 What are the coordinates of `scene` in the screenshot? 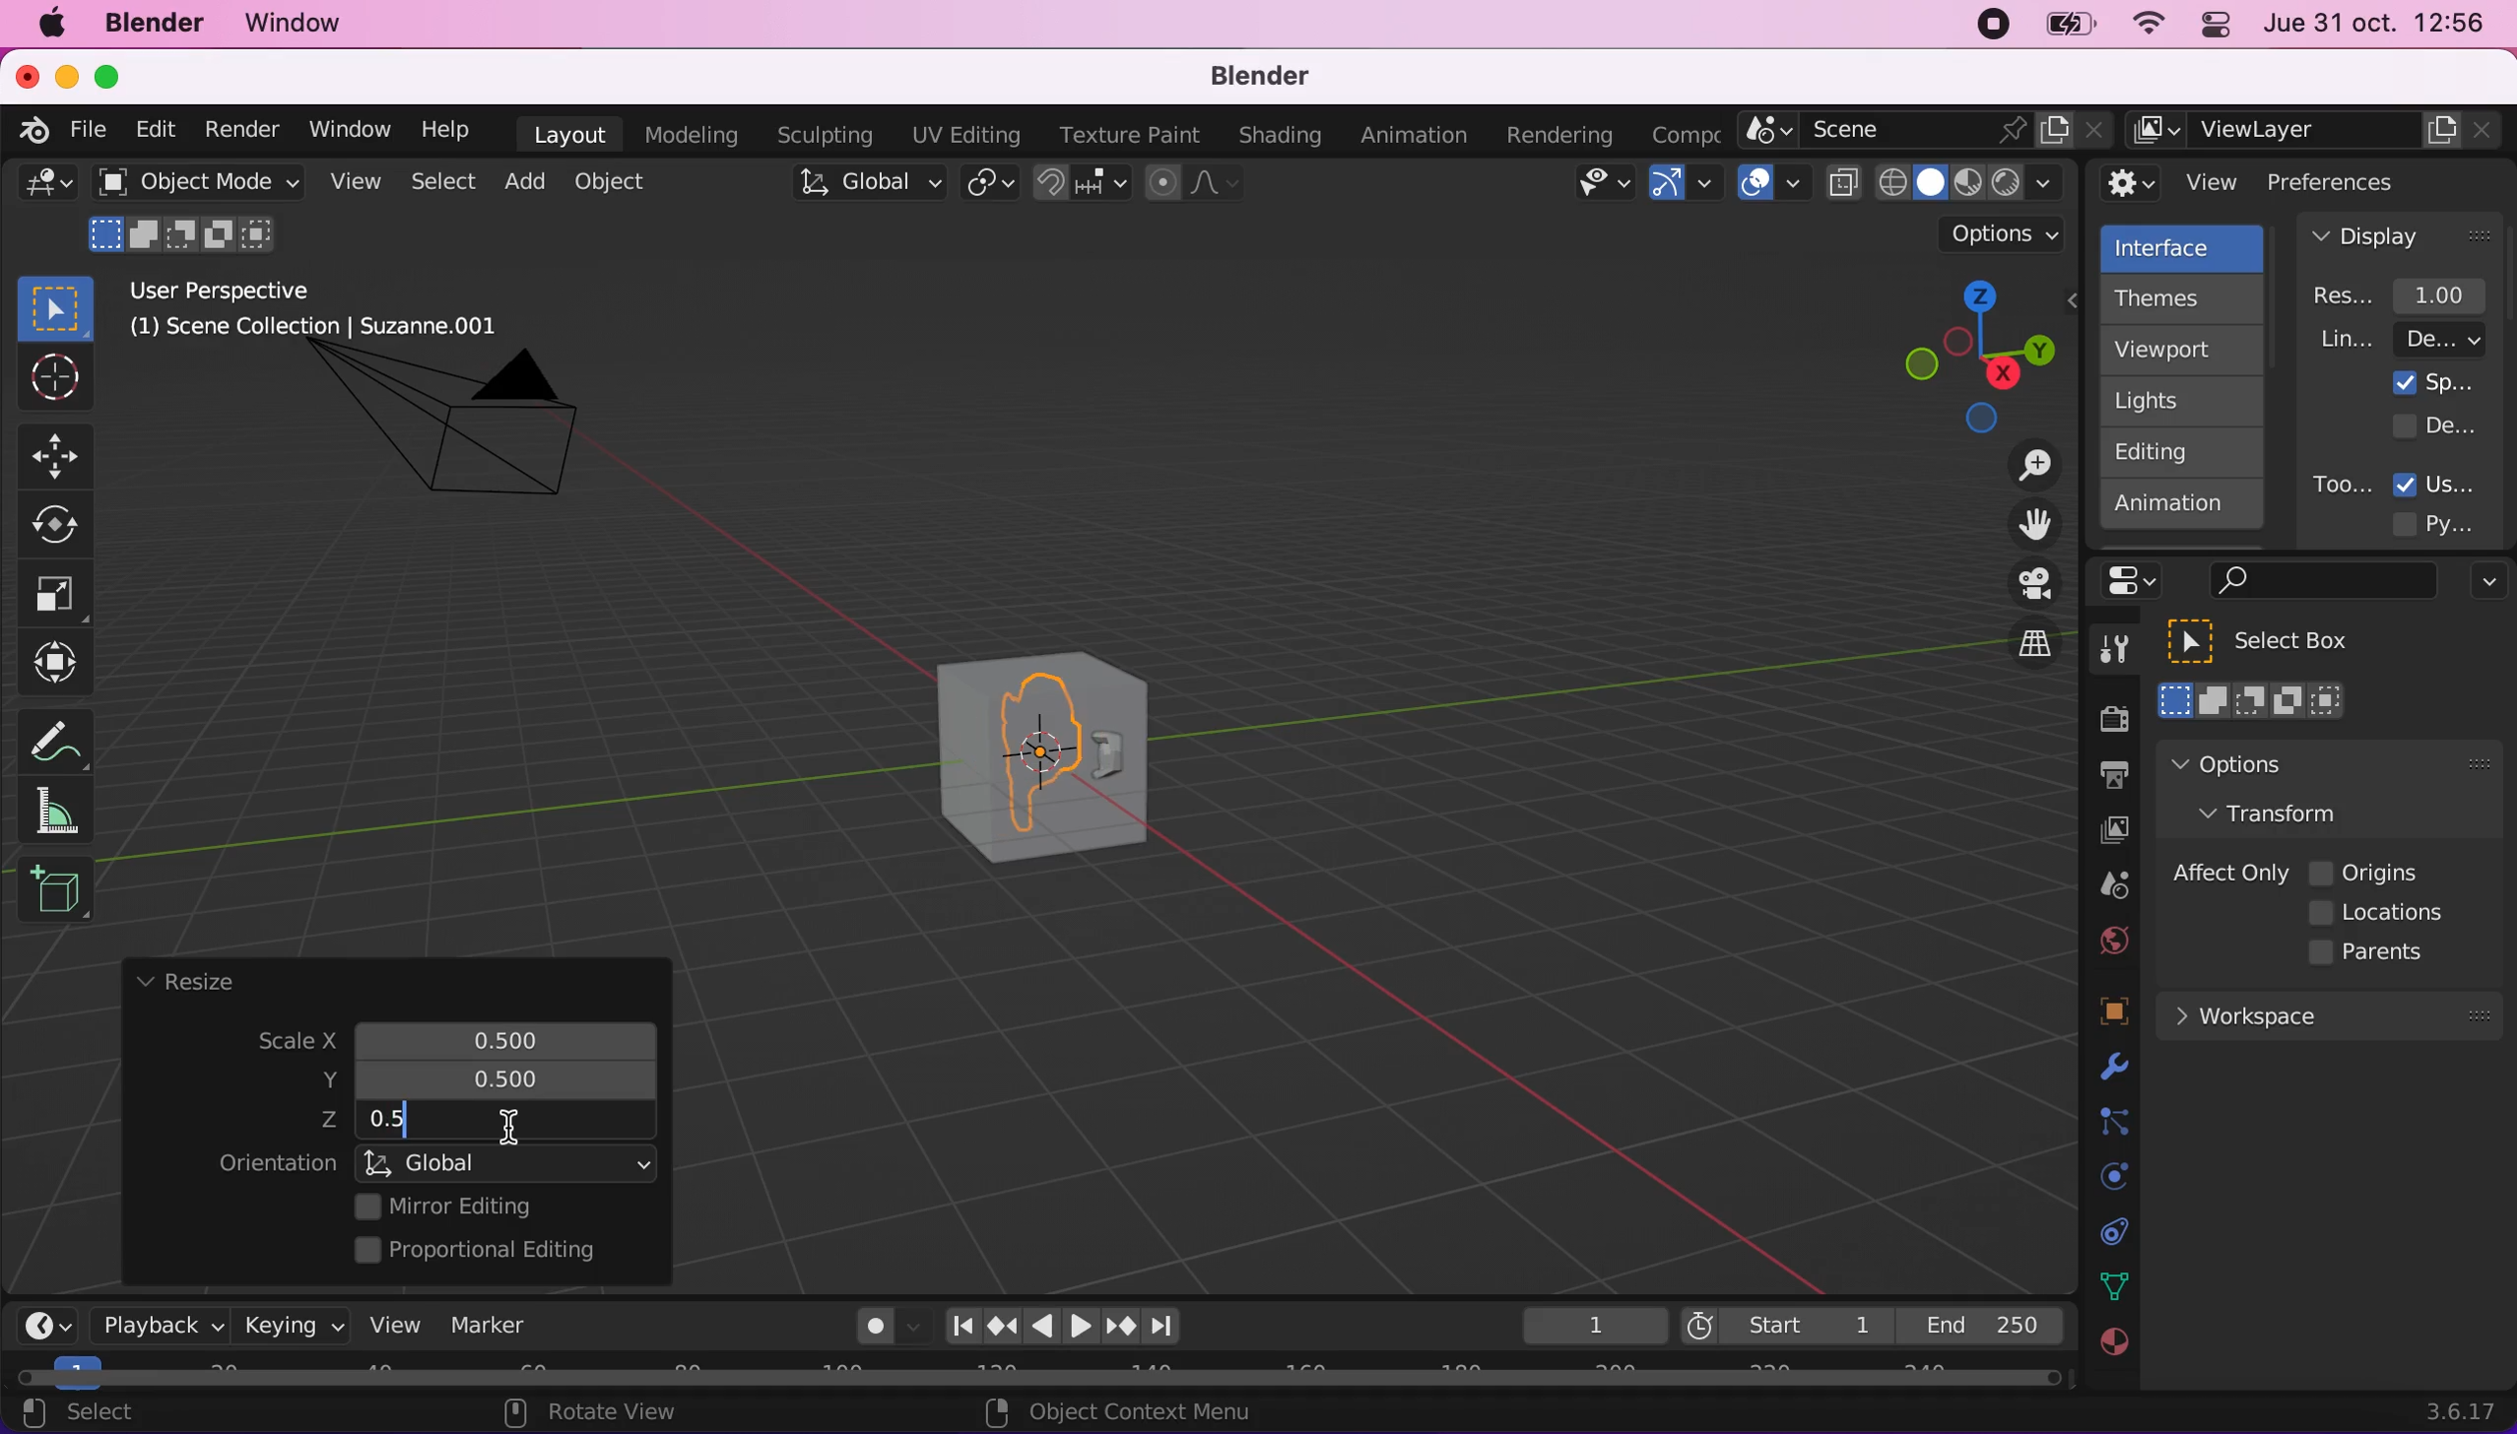 It's located at (1926, 131).